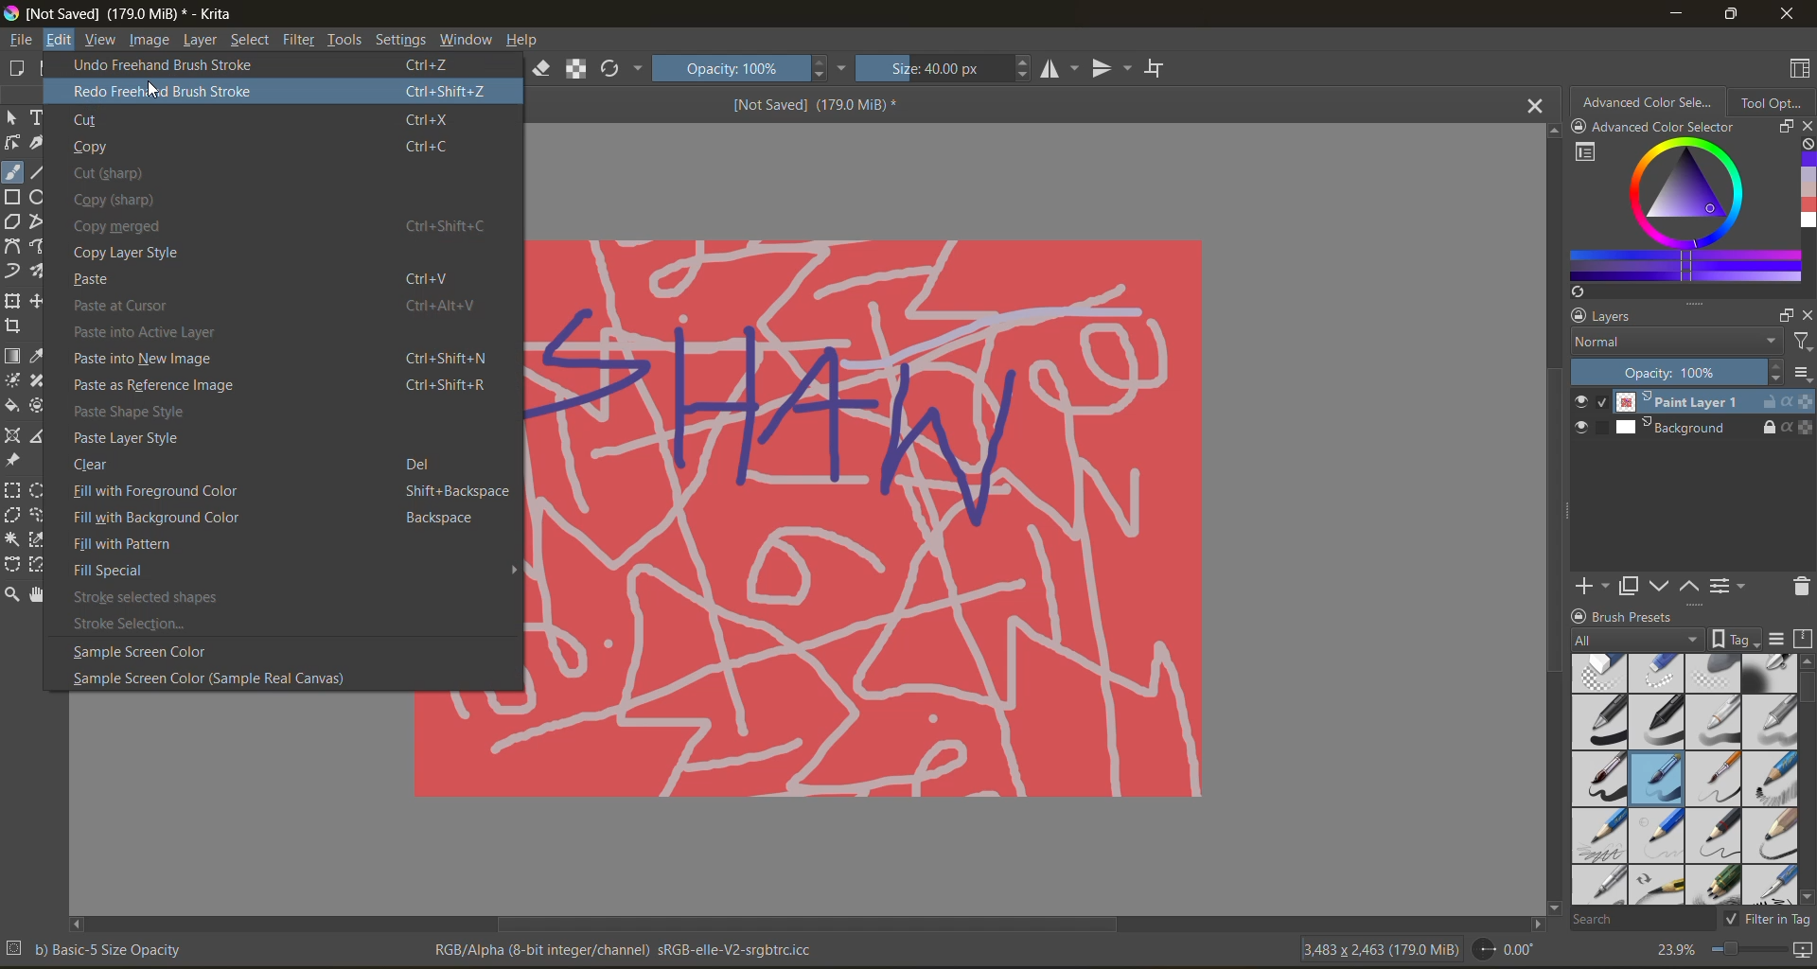 The height and width of the screenshot is (969, 1817). What do you see at coordinates (1710, 429) in the screenshot?
I see `Background` at bounding box center [1710, 429].